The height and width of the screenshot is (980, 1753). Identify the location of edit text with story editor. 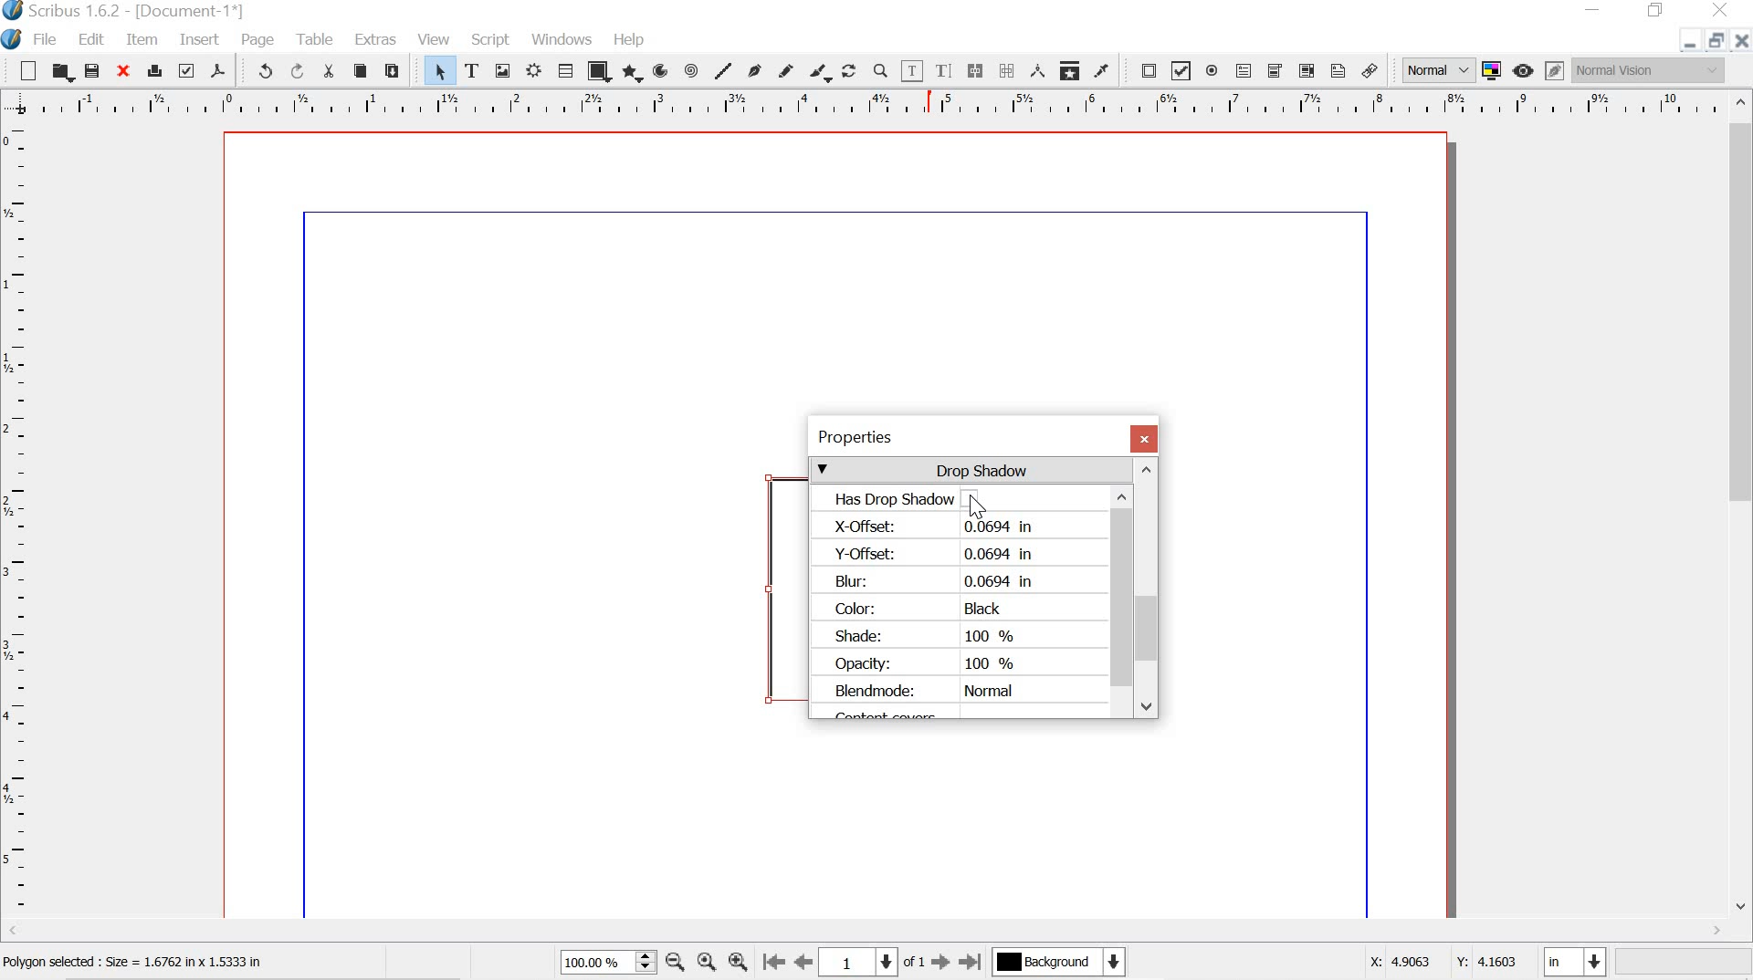
(947, 70).